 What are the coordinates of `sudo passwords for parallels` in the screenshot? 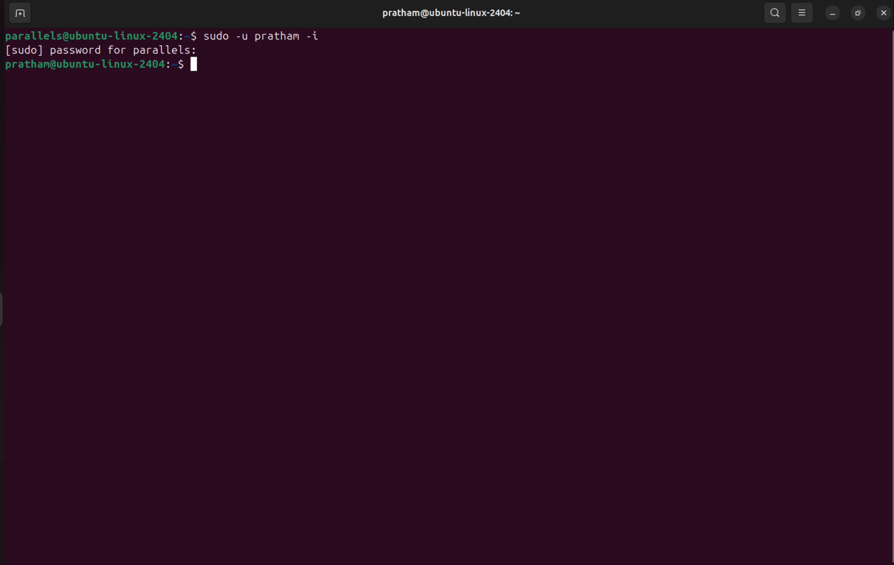 It's located at (99, 50).